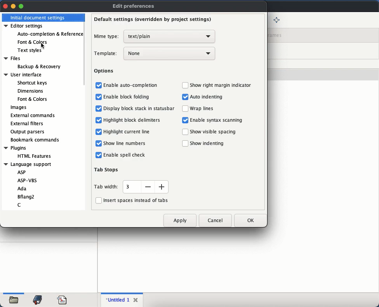 This screenshot has height=307, width=379. Describe the element at coordinates (35, 156) in the screenshot. I see `HTML Features` at that location.